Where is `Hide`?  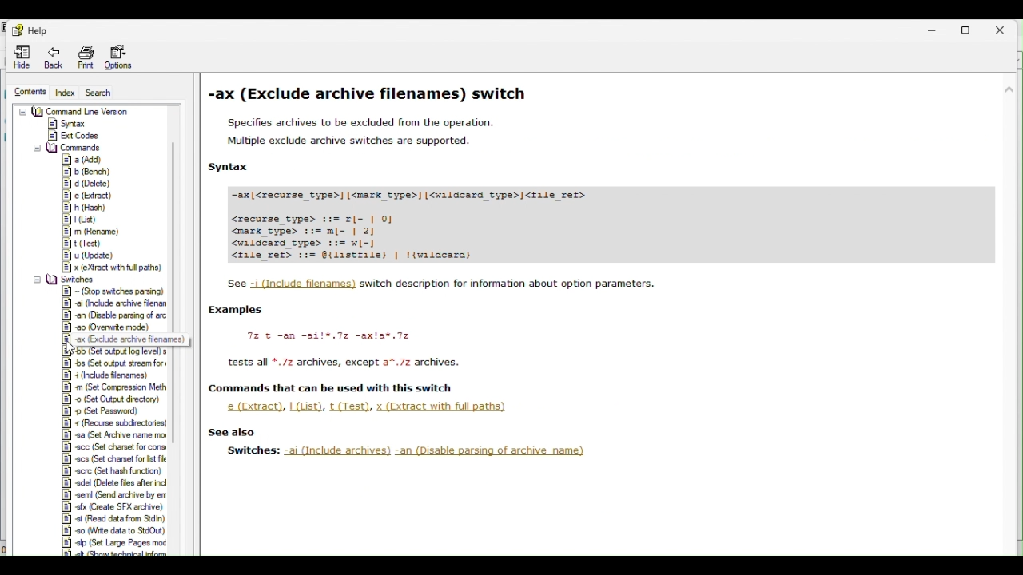 Hide is located at coordinates (15, 57).